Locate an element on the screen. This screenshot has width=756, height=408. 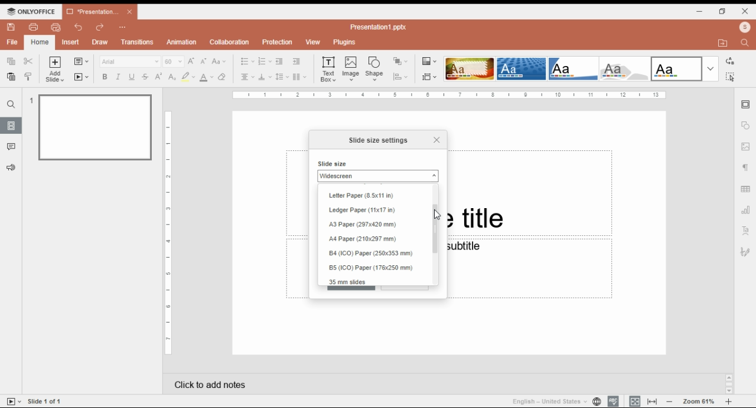
arrange shape is located at coordinates (400, 61).